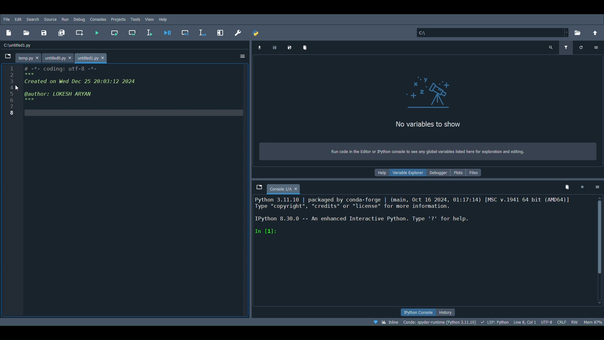 This screenshot has height=340, width=604. Describe the element at coordinates (575, 321) in the screenshot. I see `File permissions` at that location.